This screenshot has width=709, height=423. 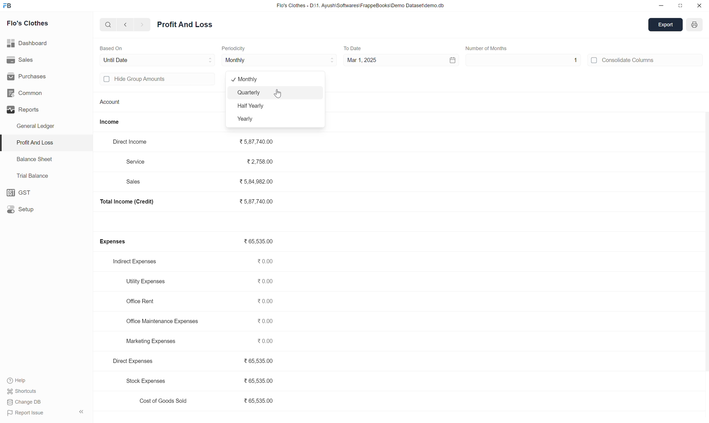 What do you see at coordinates (125, 25) in the screenshot?
I see `back` at bounding box center [125, 25].